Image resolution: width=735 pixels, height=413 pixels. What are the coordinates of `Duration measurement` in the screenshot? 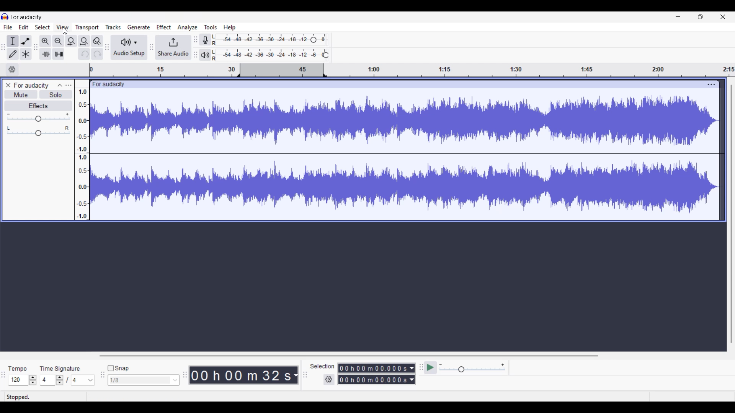 It's located at (413, 368).